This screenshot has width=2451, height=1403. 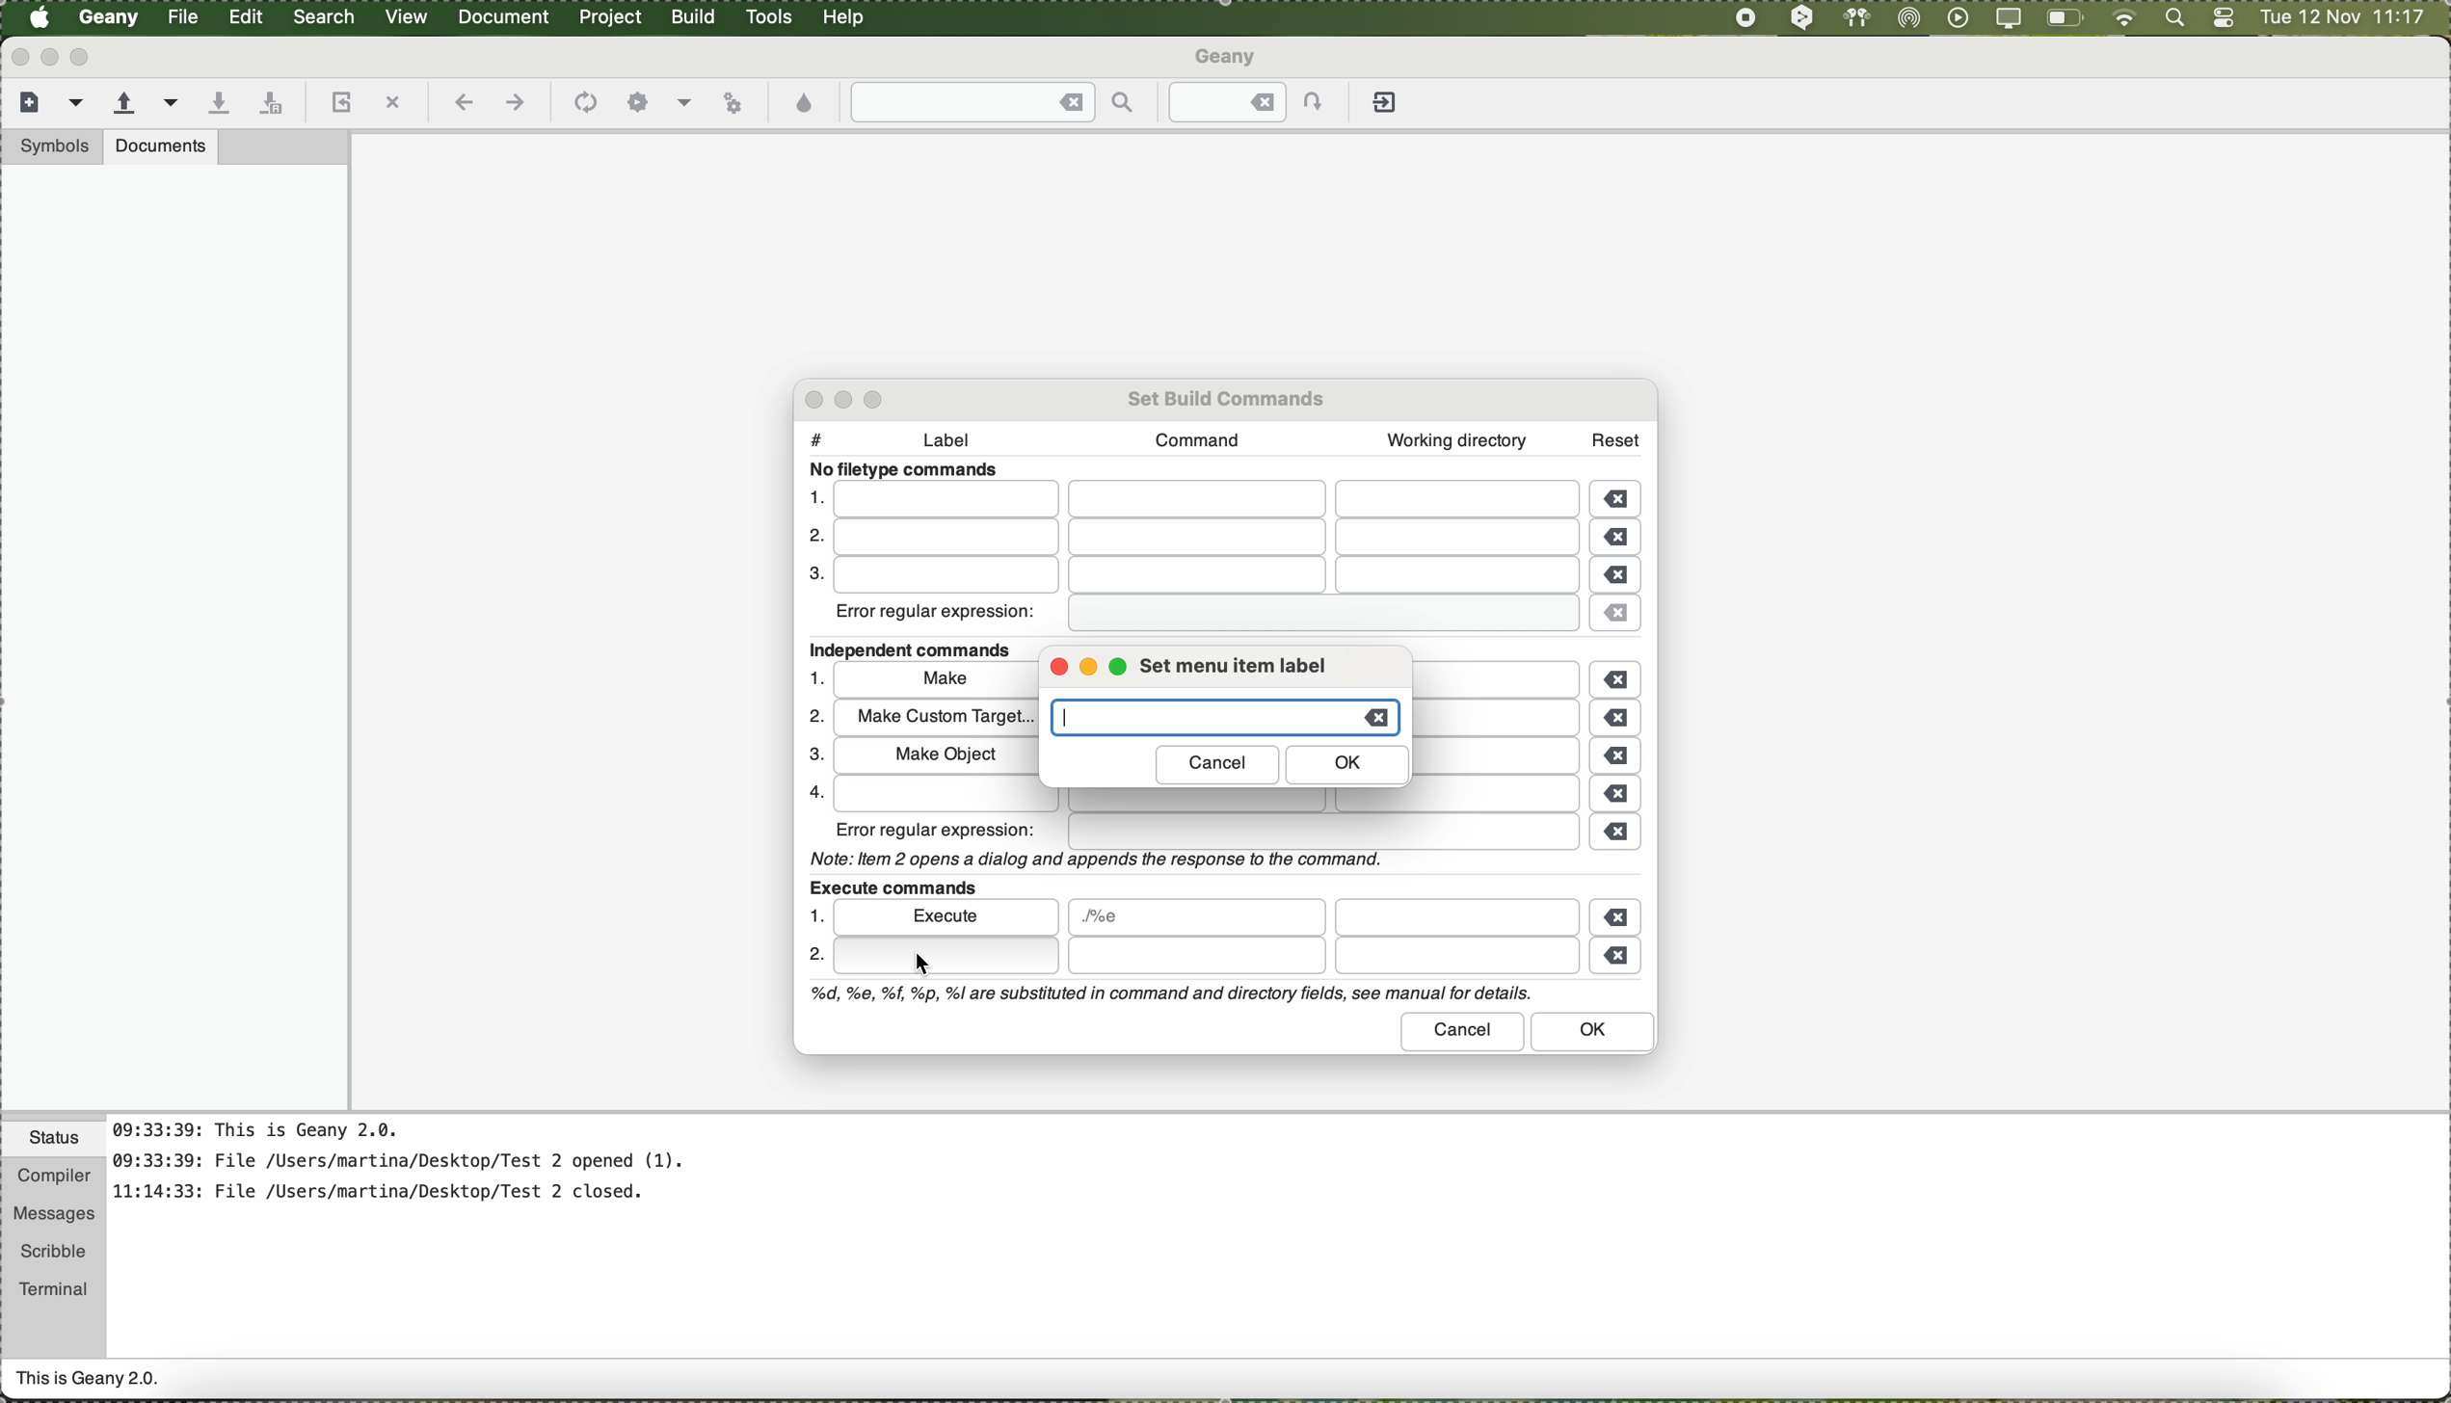 I want to click on create a new file from a template, so click(x=79, y=104).